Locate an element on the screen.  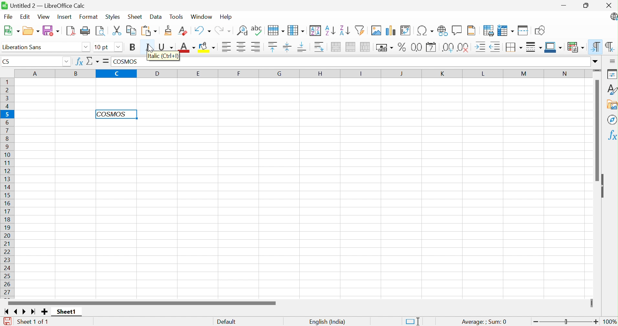
Paste is located at coordinates (149, 31).